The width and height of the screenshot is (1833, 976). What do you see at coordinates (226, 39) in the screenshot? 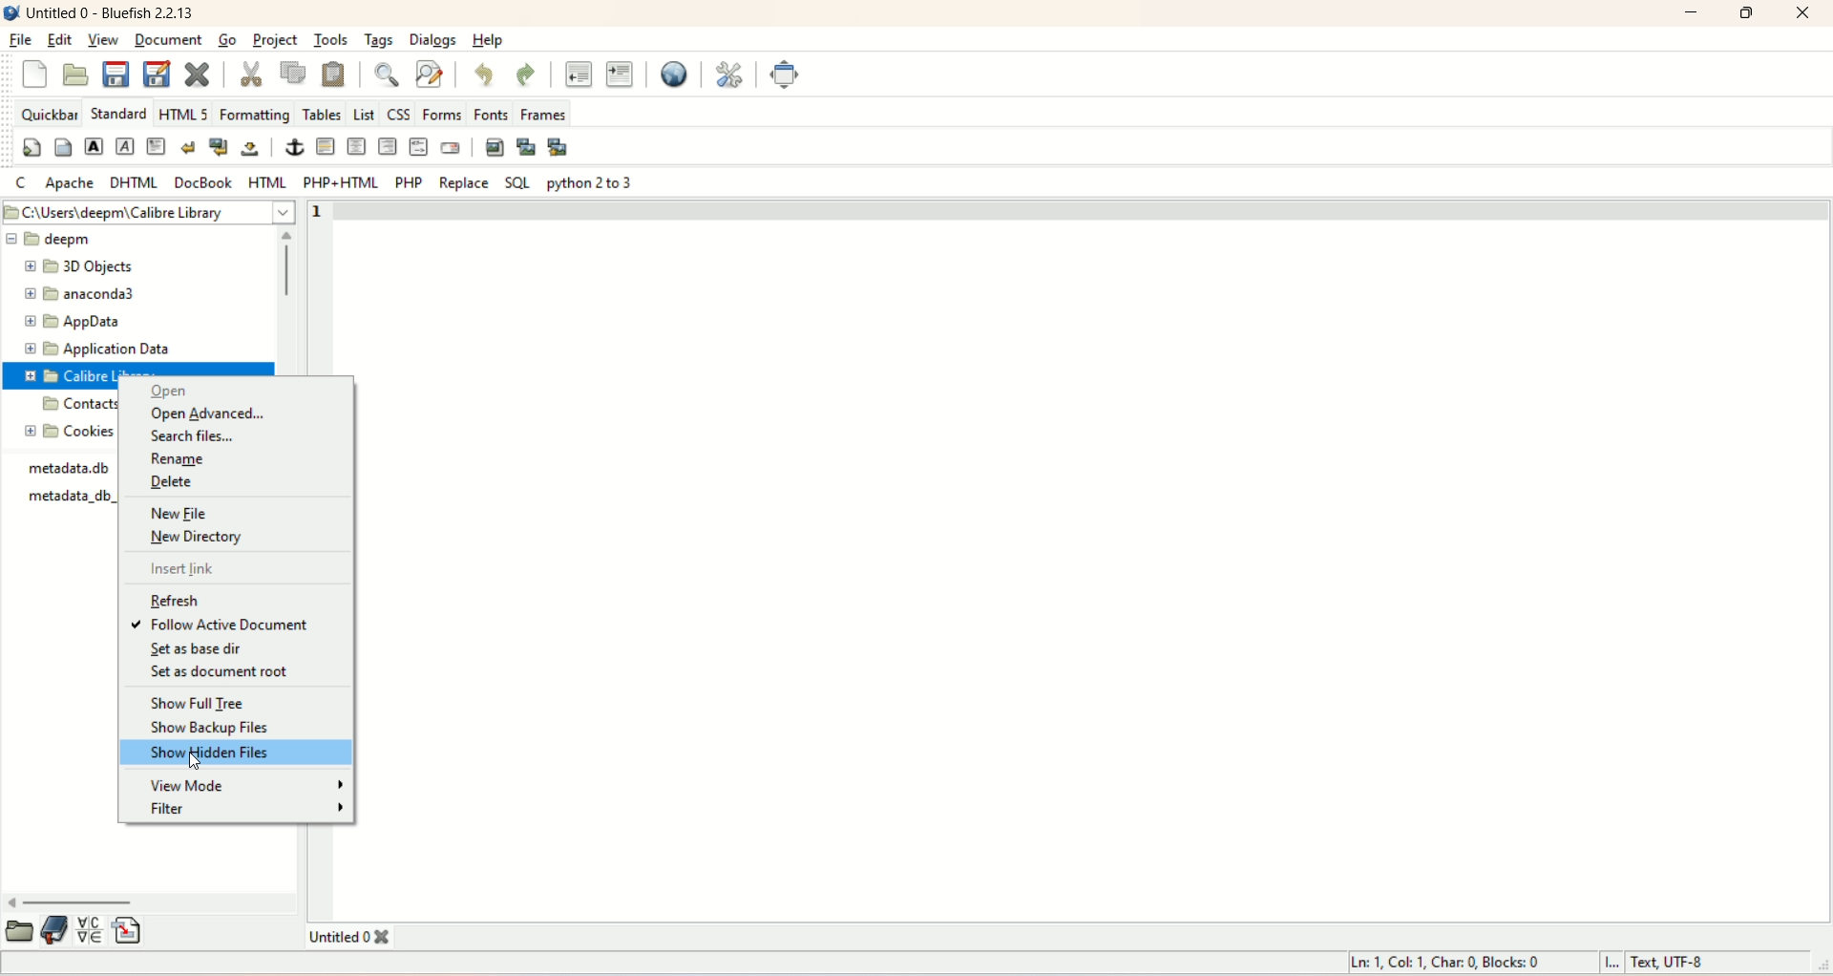
I see `go` at bounding box center [226, 39].